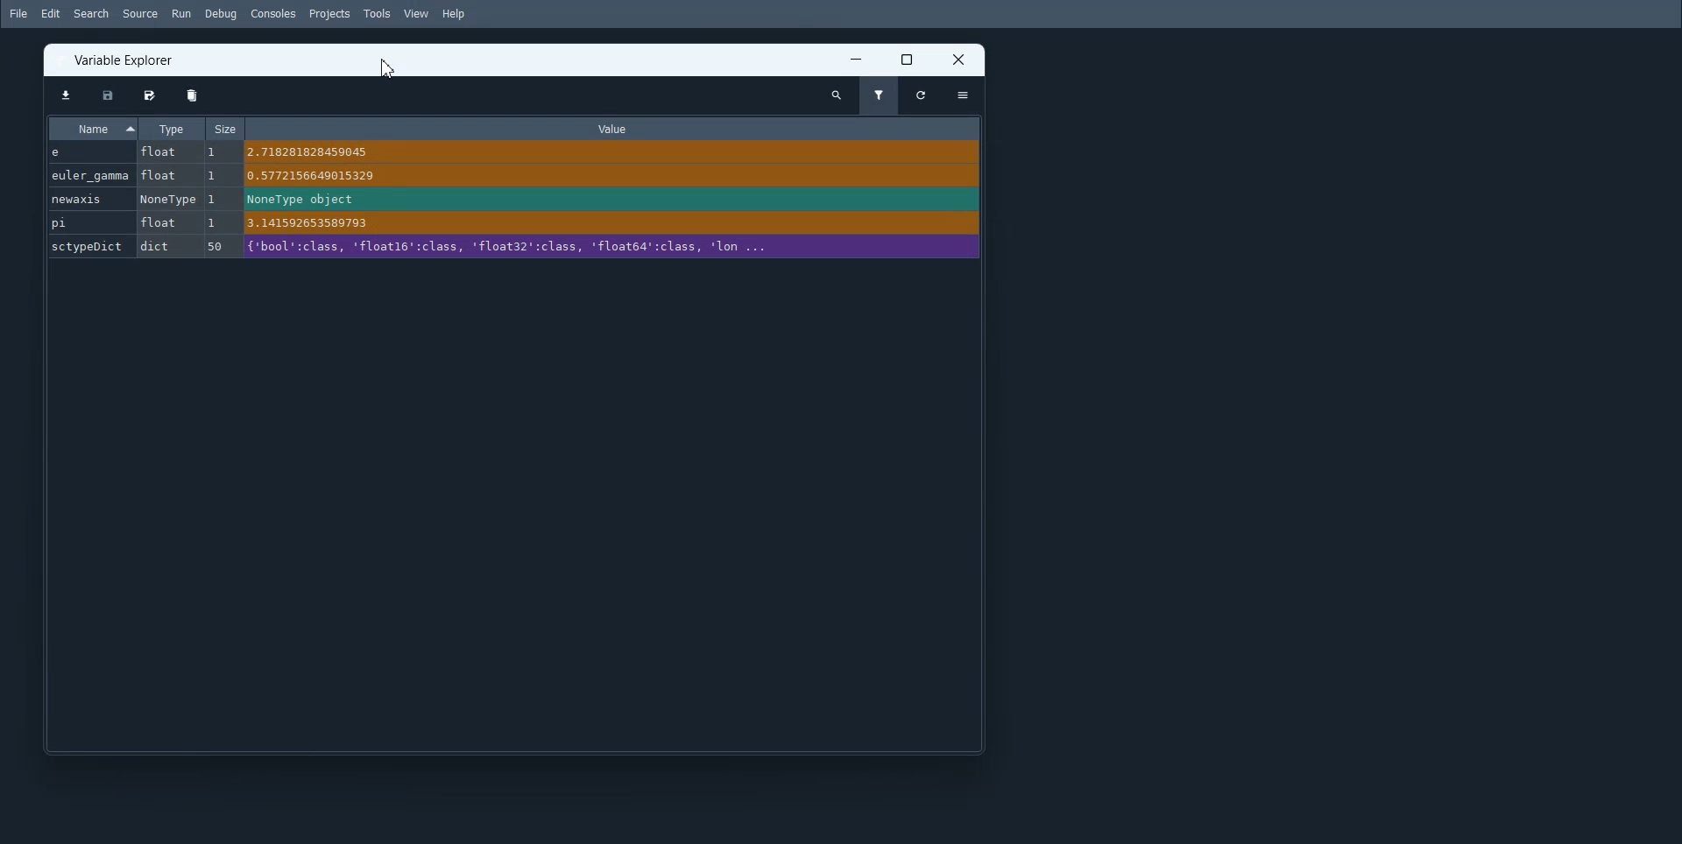  Describe the element at coordinates (89, 246) in the screenshot. I see `sctypeDict` at that location.